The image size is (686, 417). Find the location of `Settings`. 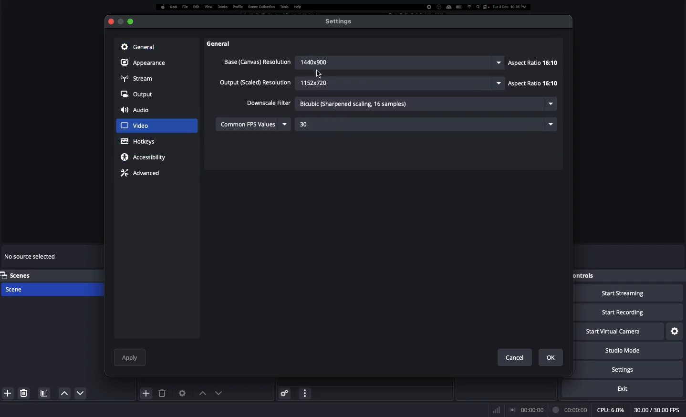

Settings is located at coordinates (636, 369).